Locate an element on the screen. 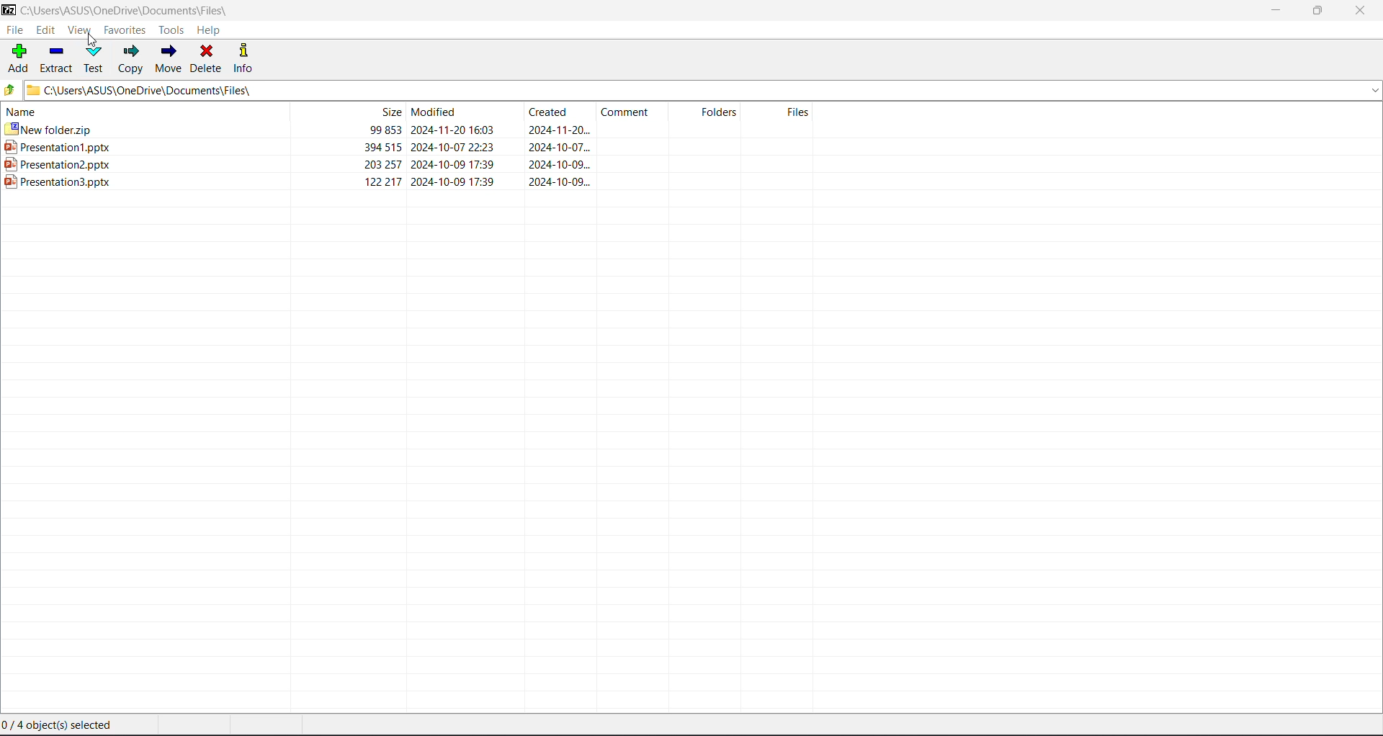 The height and width of the screenshot is (736, 1383). Current Folder Path is located at coordinates (704, 91).